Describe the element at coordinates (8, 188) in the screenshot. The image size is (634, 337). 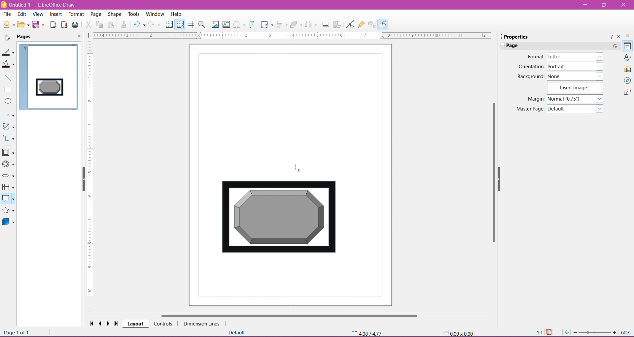
I see `Flowcharts` at that location.